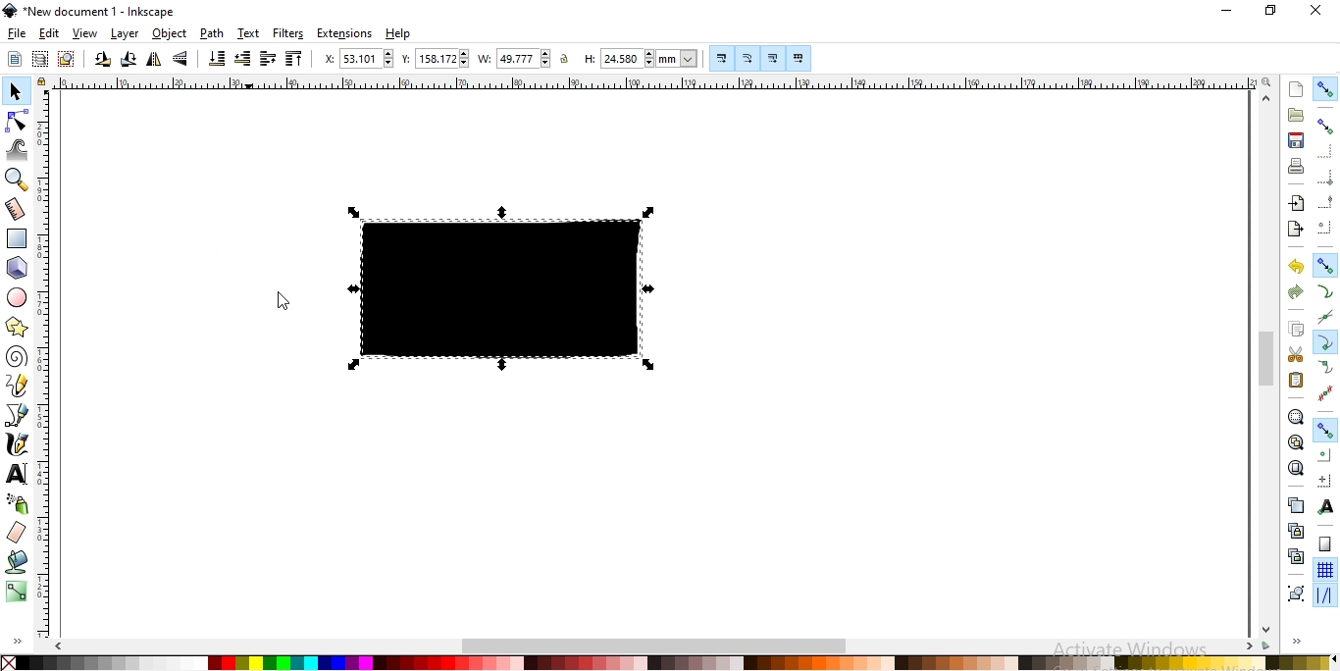  What do you see at coordinates (20, 386) in the screenshot?
I see `draw freehand lines` at bounding box center [20, 386].